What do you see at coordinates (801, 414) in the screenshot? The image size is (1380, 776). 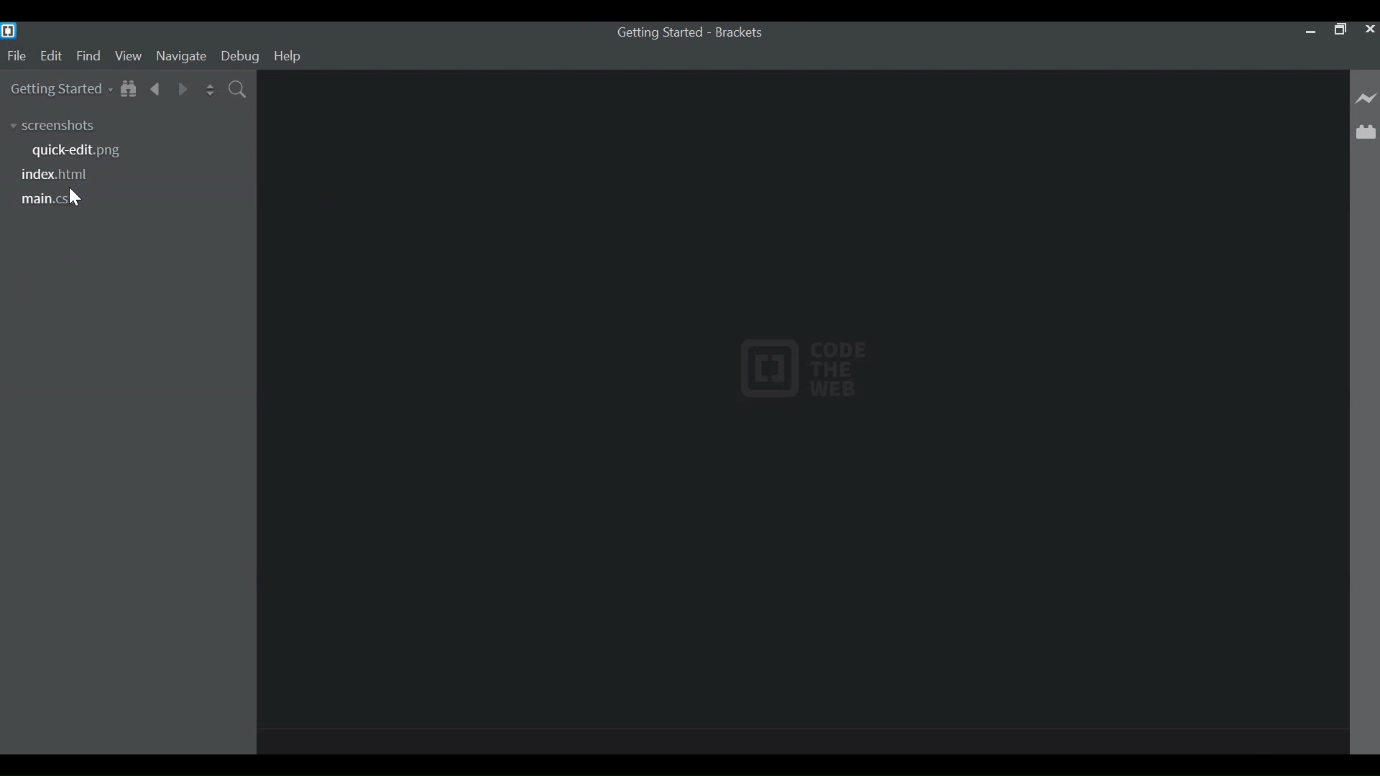 I see `Default Start Screen` at bounding box center [801, 414].